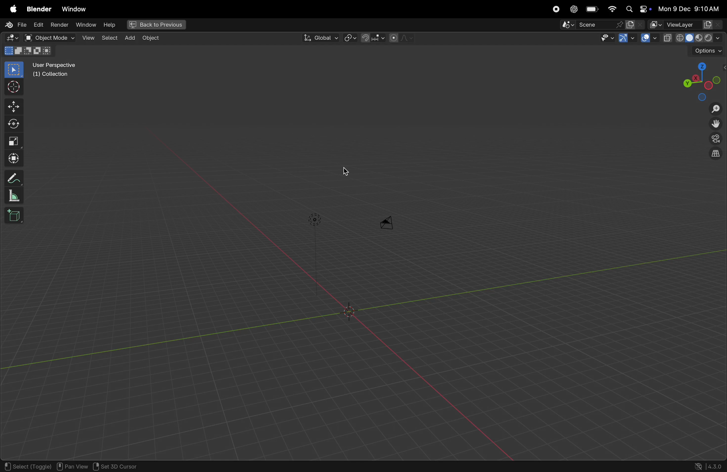 This screenshot has width=727, height=472. I want to click on select, so click(14, 70).